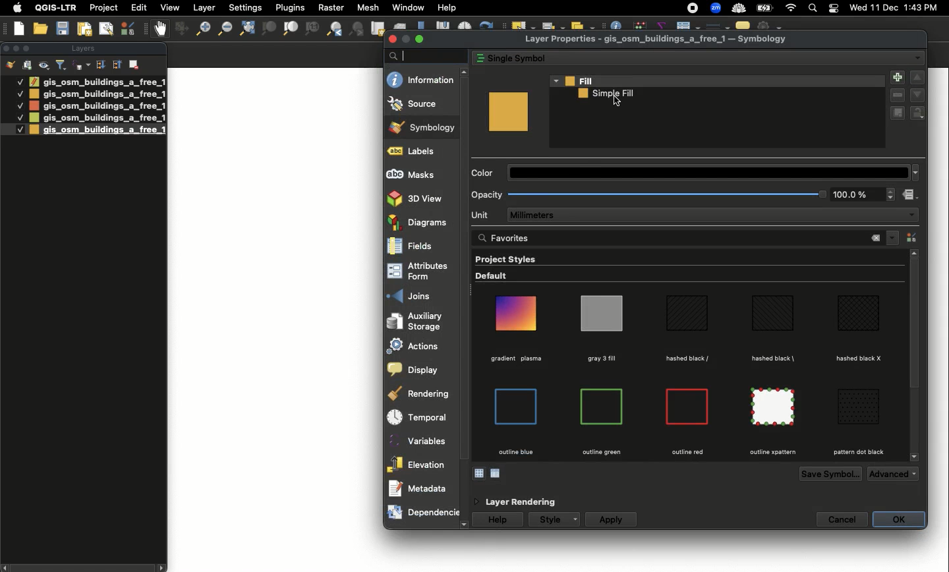  Describe the element at coordinates (62, 65) in the screenshot. I see `Filter legend` at that location.